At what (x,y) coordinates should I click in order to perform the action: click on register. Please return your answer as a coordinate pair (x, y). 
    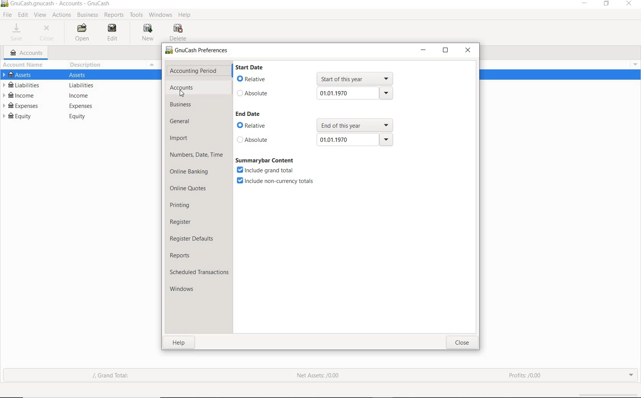
    Looking at the image, I should click on (181, 221).